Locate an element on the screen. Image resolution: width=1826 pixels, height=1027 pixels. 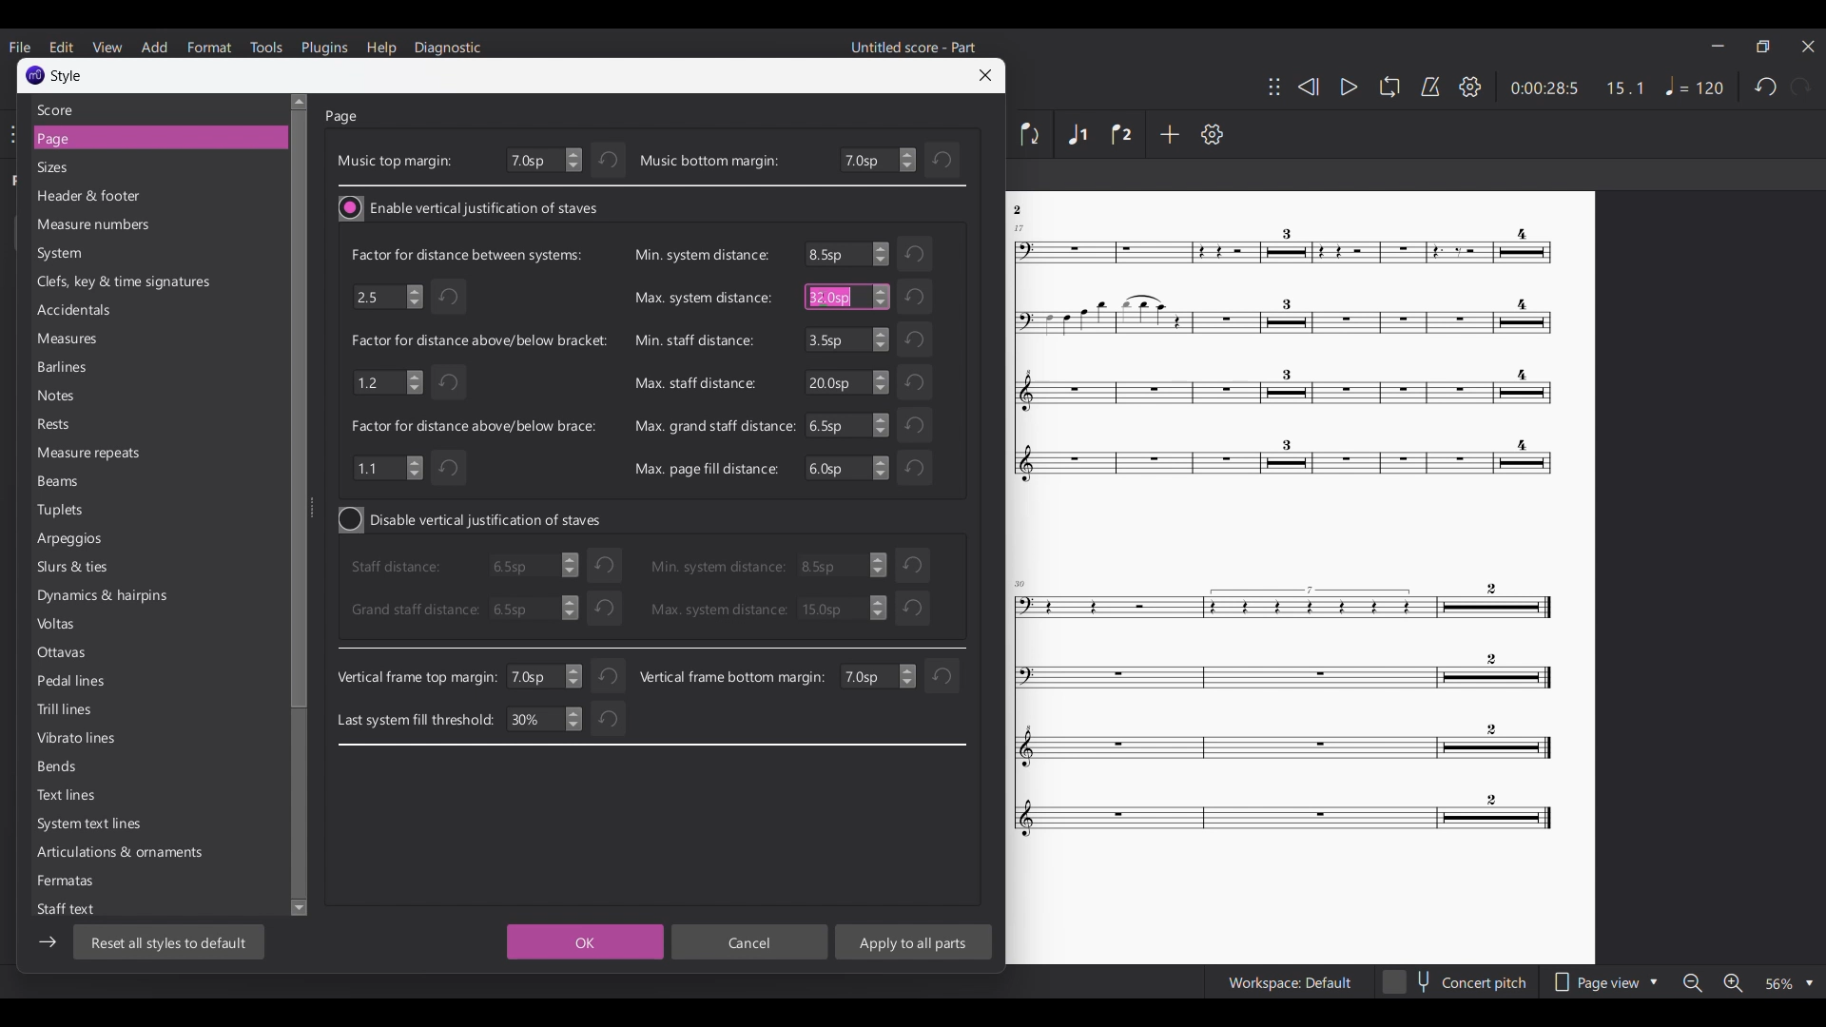
Grand staff distance is located at coordinates (413, 610).